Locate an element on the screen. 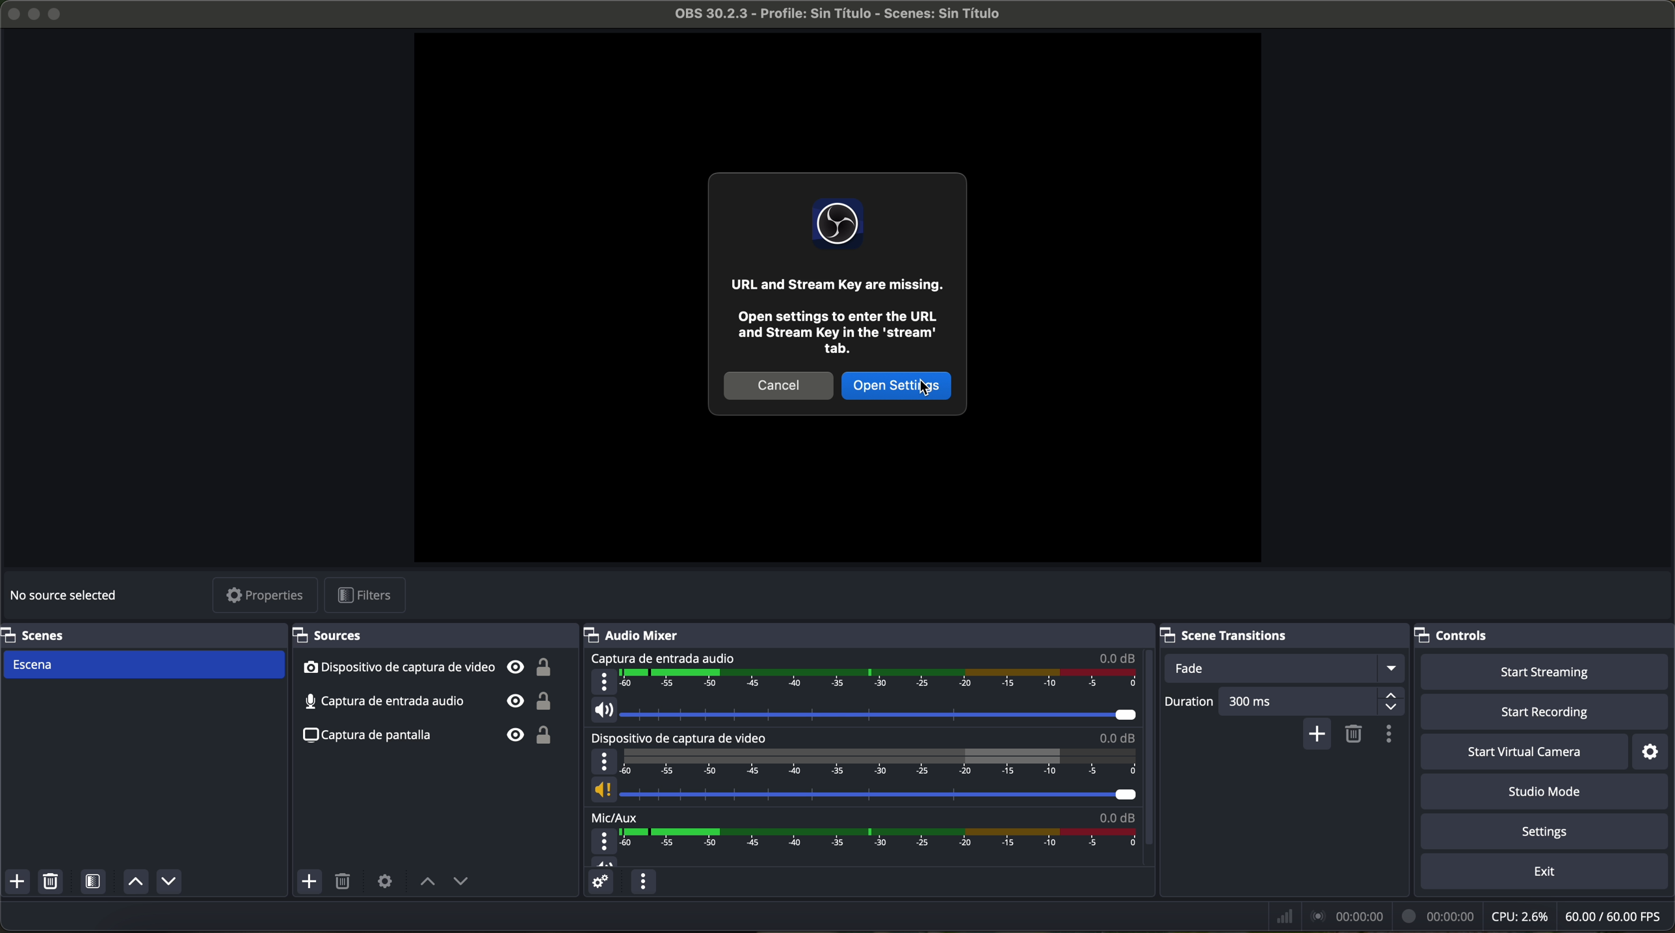 This screenshot has width=1675, height=933. audio input capture is located at coordinates (430, 700).